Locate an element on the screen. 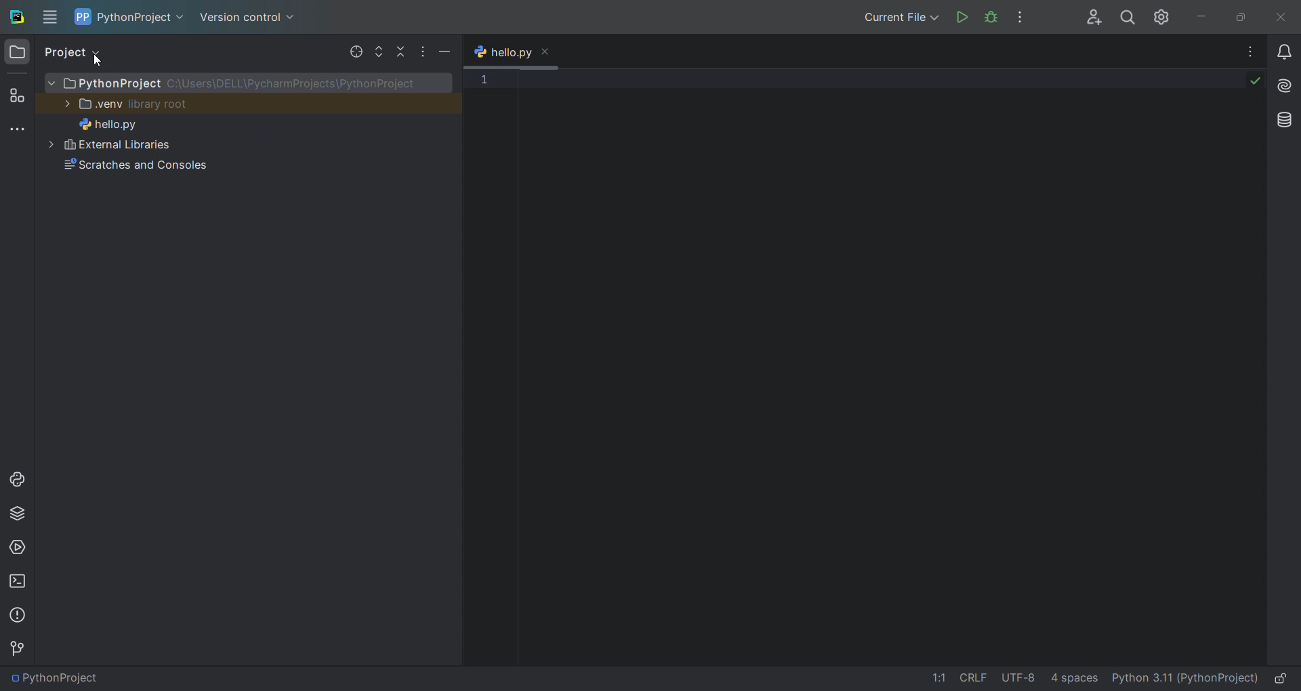 Image resolution: width=1301 pixels, height=691 pixels. menu is located at coordinates (51, 17).